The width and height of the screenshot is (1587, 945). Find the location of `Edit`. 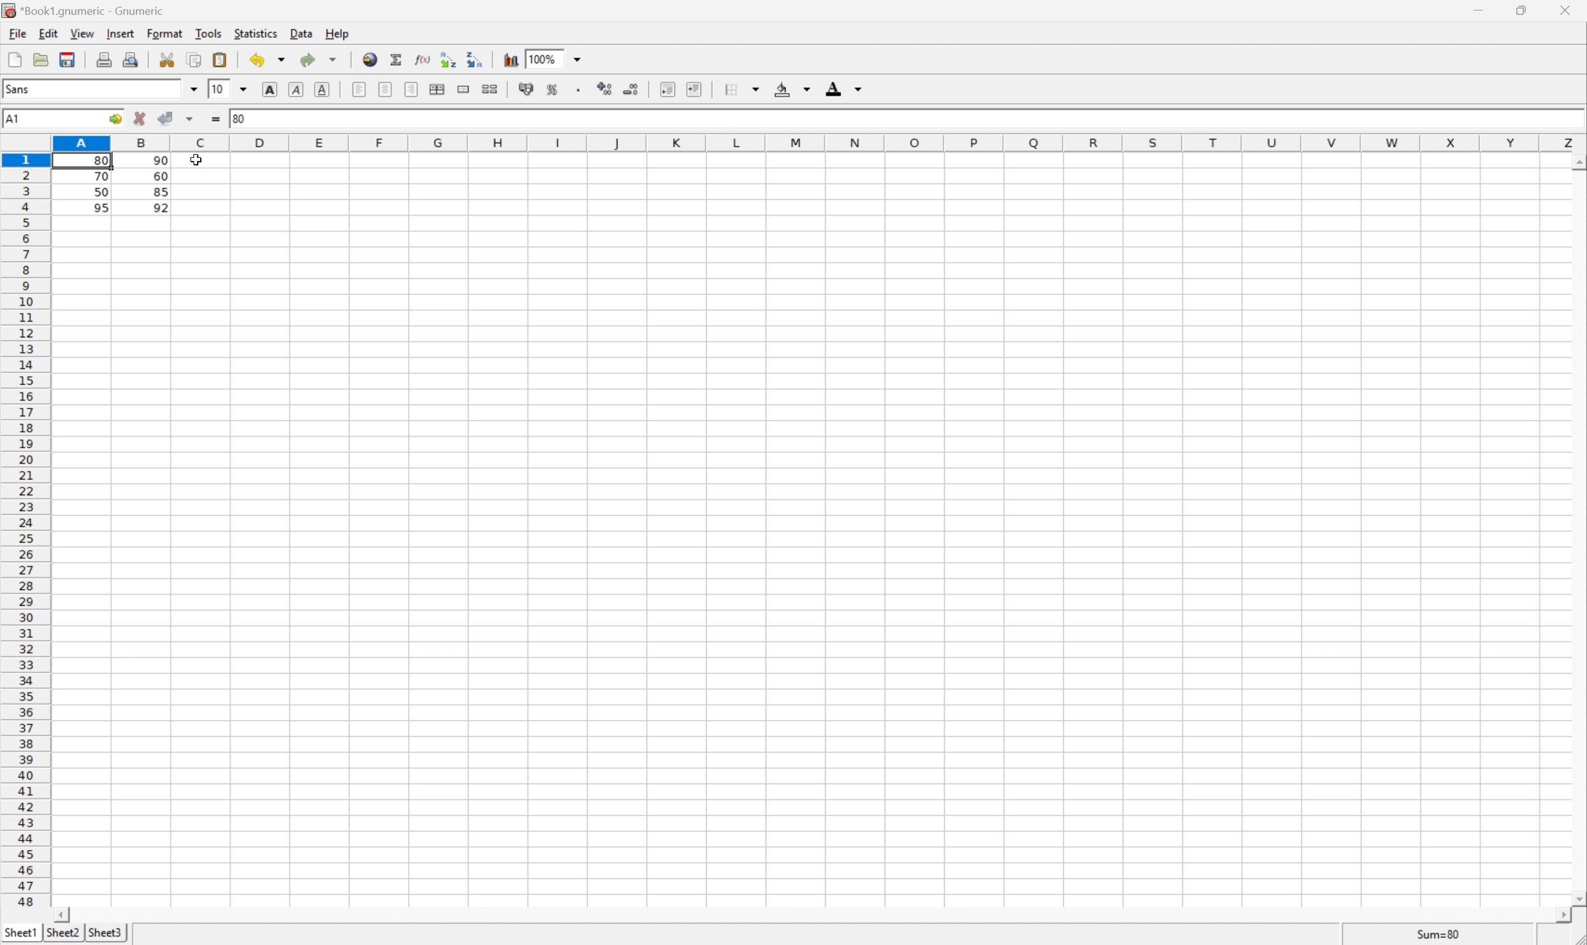

Edit is located at coordinates (48, 34).